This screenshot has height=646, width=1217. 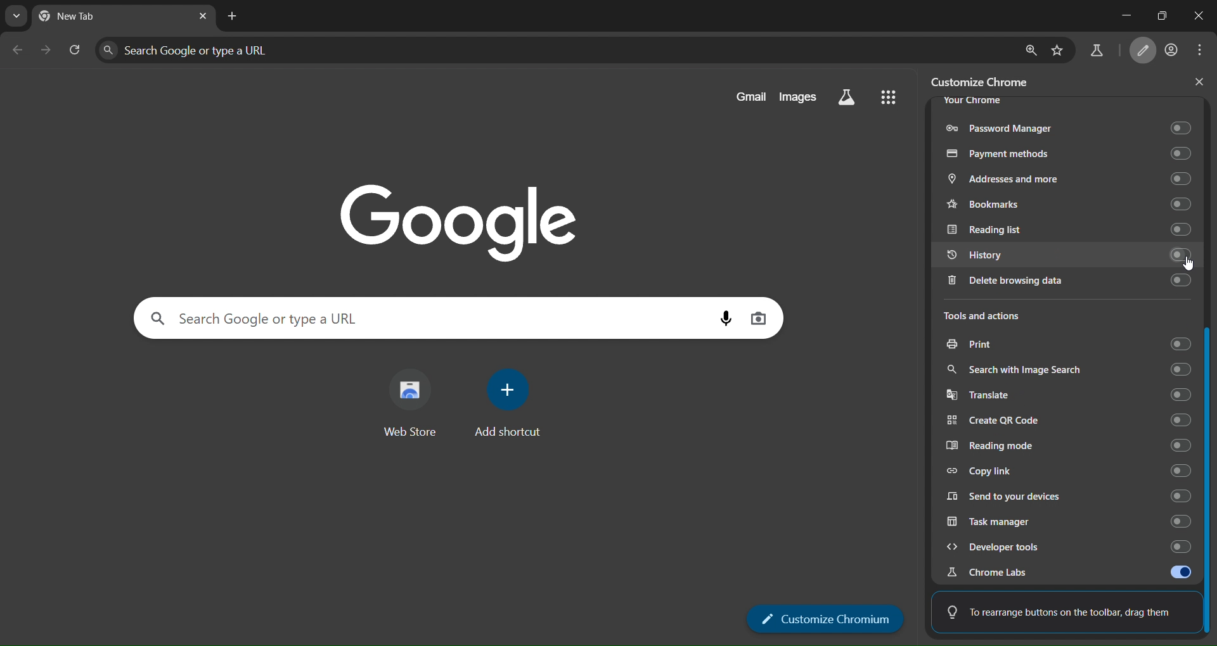 What do you see at coordinates (1069, 470) in the screenshot?
I see `copy link` at bounding box center [1069, 470].